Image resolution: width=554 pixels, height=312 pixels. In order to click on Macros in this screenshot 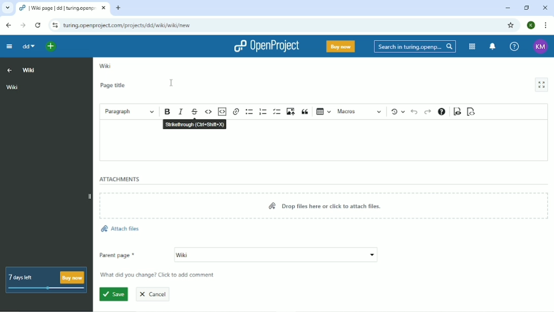, I will do `click(361, 112)`.